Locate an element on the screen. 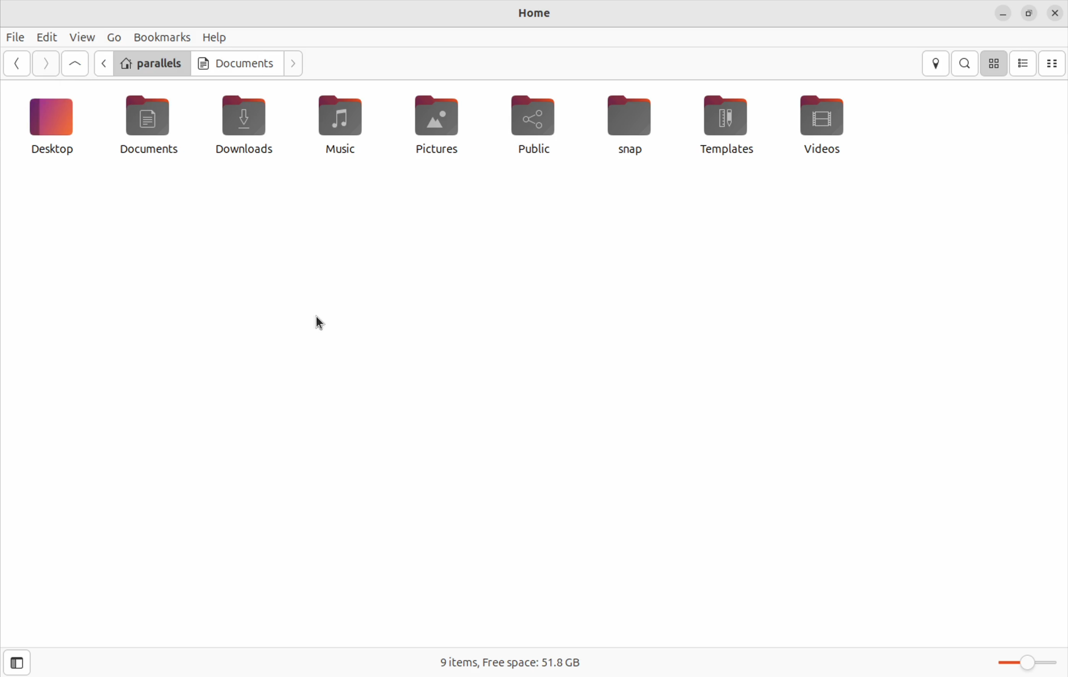  cursor is located at coordinates (85, 42).